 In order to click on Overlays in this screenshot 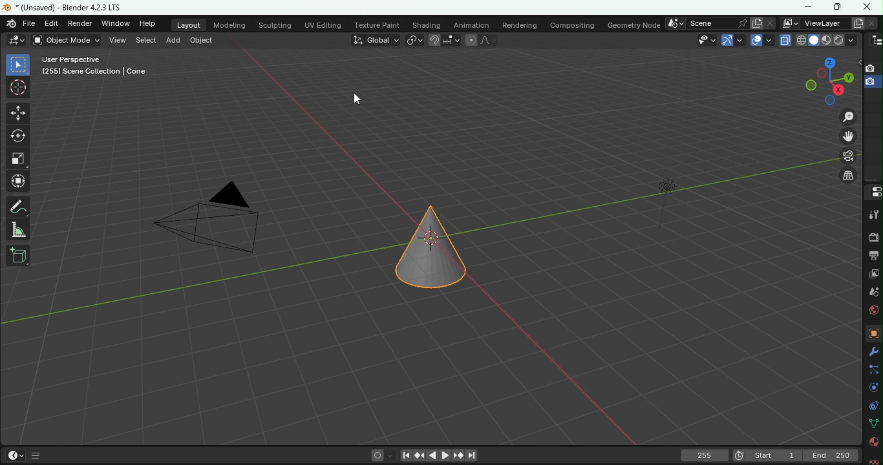, I will do `click(769, 40)`.